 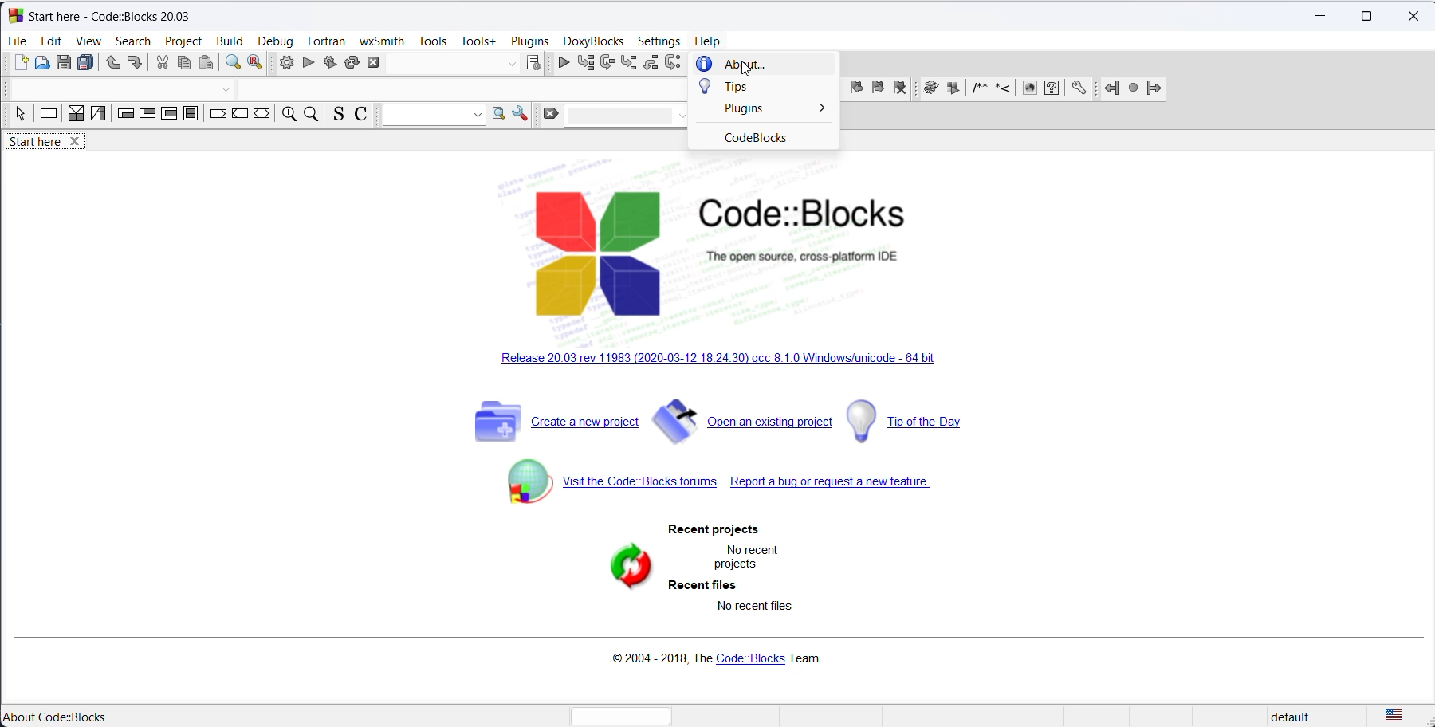 What do you see at coordinates (673, 64) in the screenshot?
I see `next instruction` at bounding box center [673, 64].